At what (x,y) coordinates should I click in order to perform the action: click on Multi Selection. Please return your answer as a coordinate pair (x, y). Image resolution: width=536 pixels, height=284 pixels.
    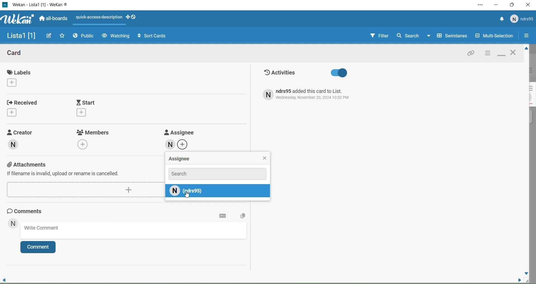
    Looking at the image, I should click on (494, 36).